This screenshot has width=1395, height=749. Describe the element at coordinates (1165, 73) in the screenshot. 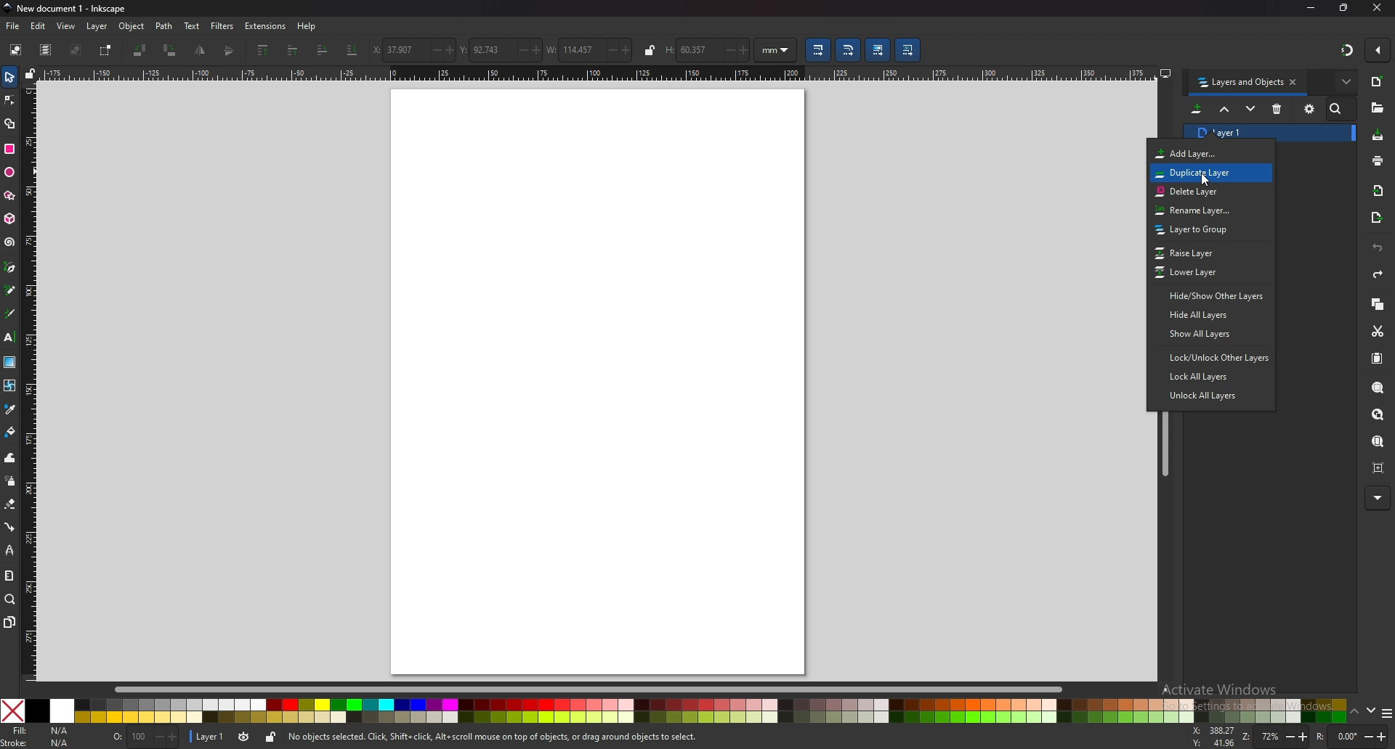

I see `display view` at that location.